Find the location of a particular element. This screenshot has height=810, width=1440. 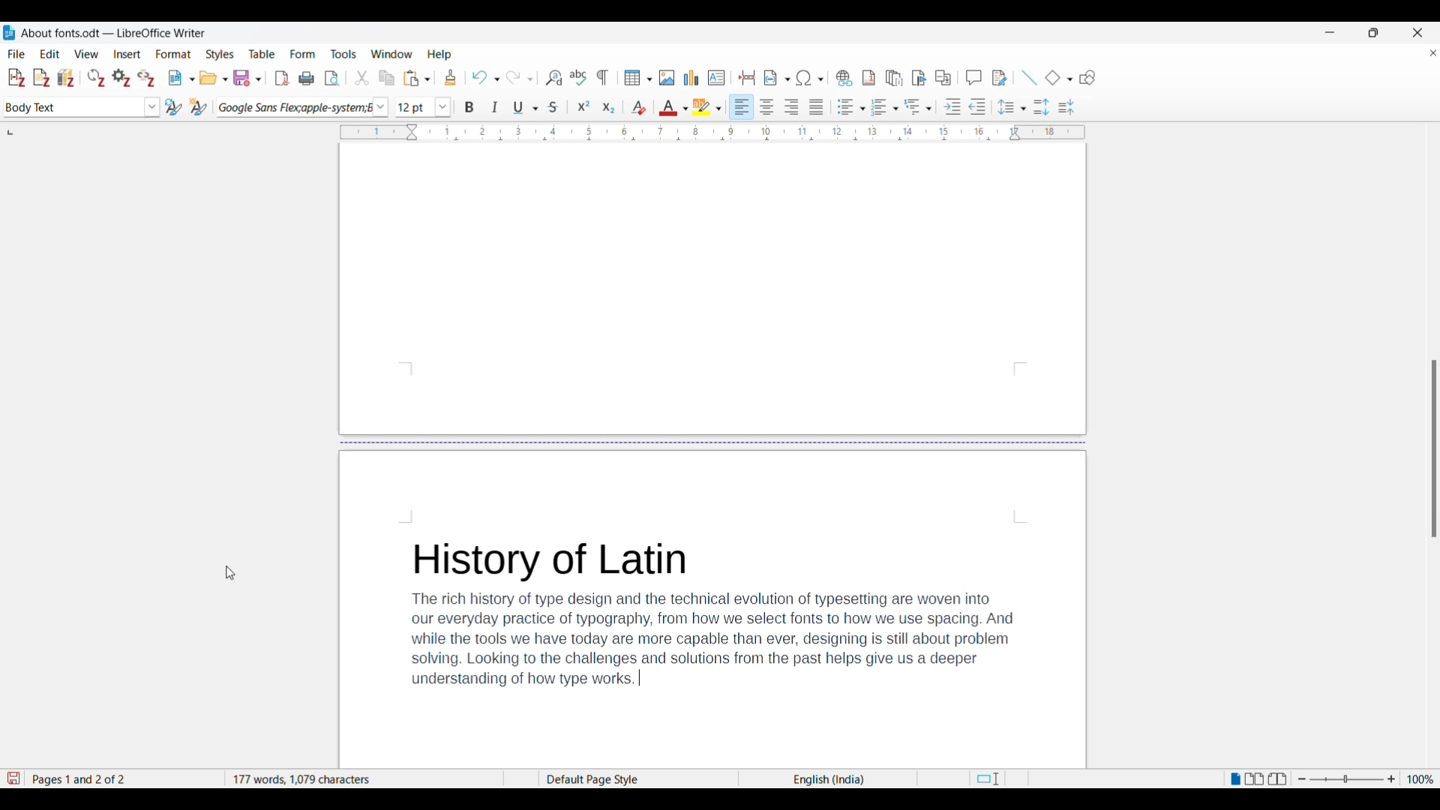

Horizontal ruler is located at coordinates (712, 133).